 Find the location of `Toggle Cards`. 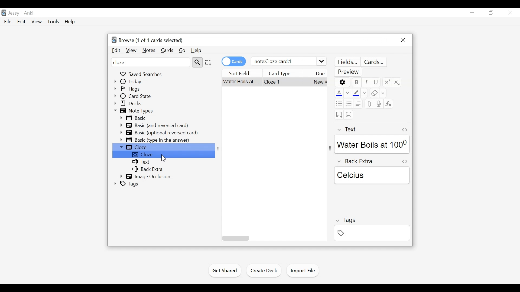

Toggle Cards is located at coordinates (234, 61).